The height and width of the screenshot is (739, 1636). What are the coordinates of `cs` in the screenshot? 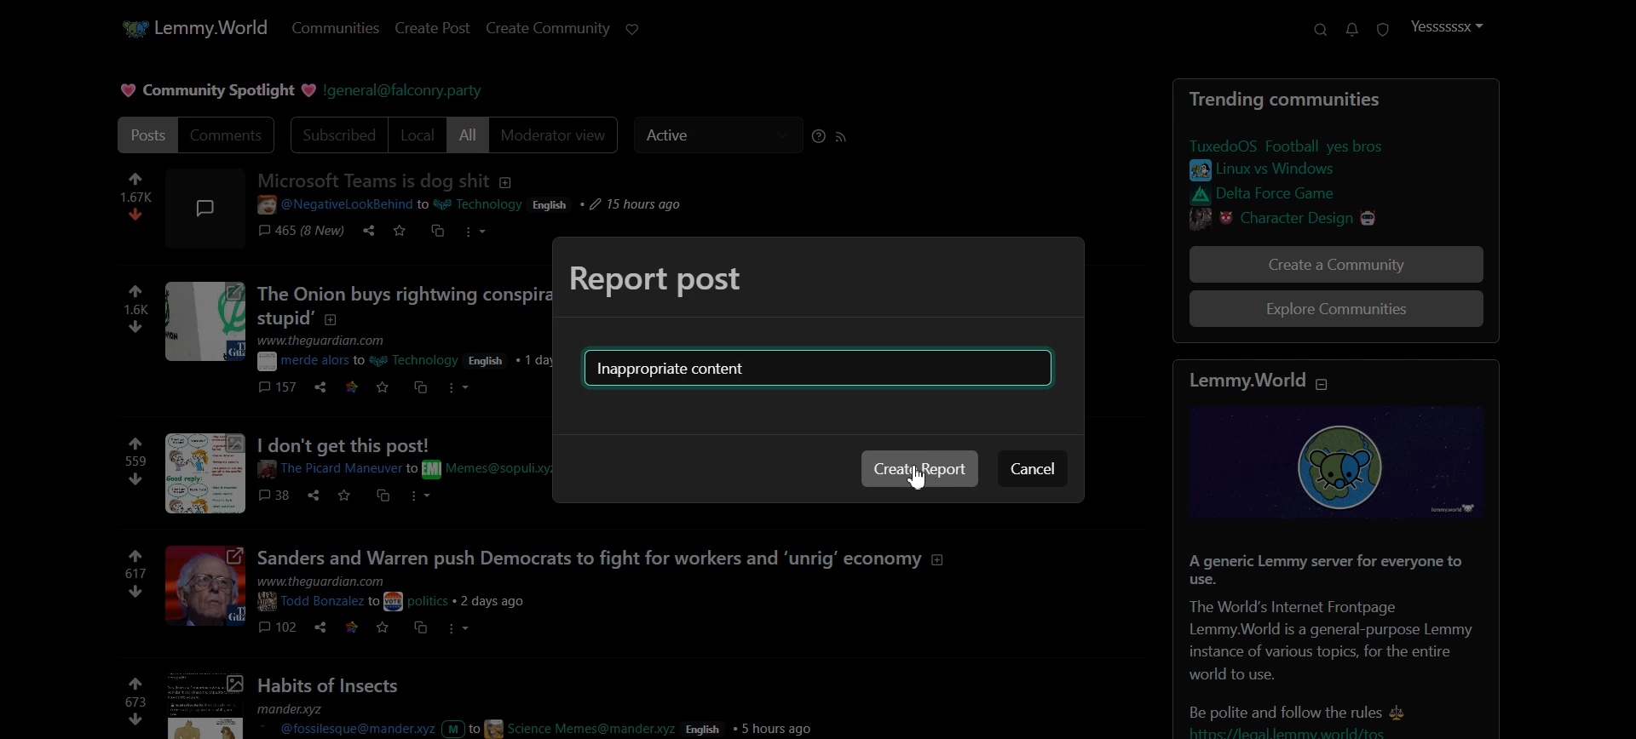 It's located at (440, 234).